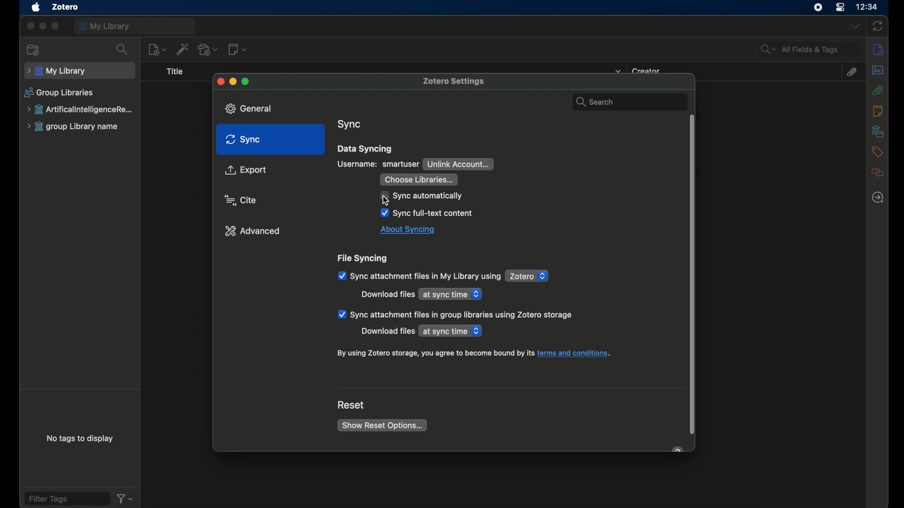 The width and height of the screenshot is (904, 508). I want to click on my library, so click(135, 26).